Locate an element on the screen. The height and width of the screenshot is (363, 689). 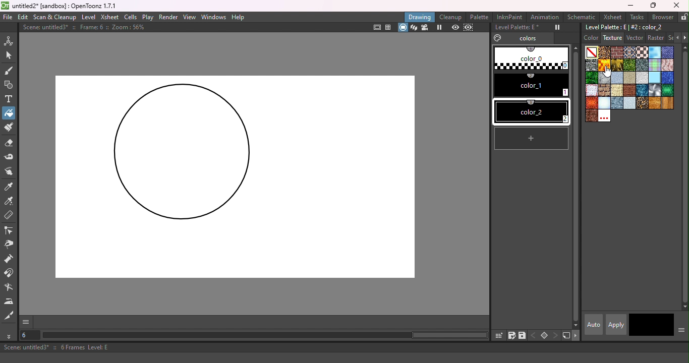
Cutter tool is located at coordinates (9, 316).